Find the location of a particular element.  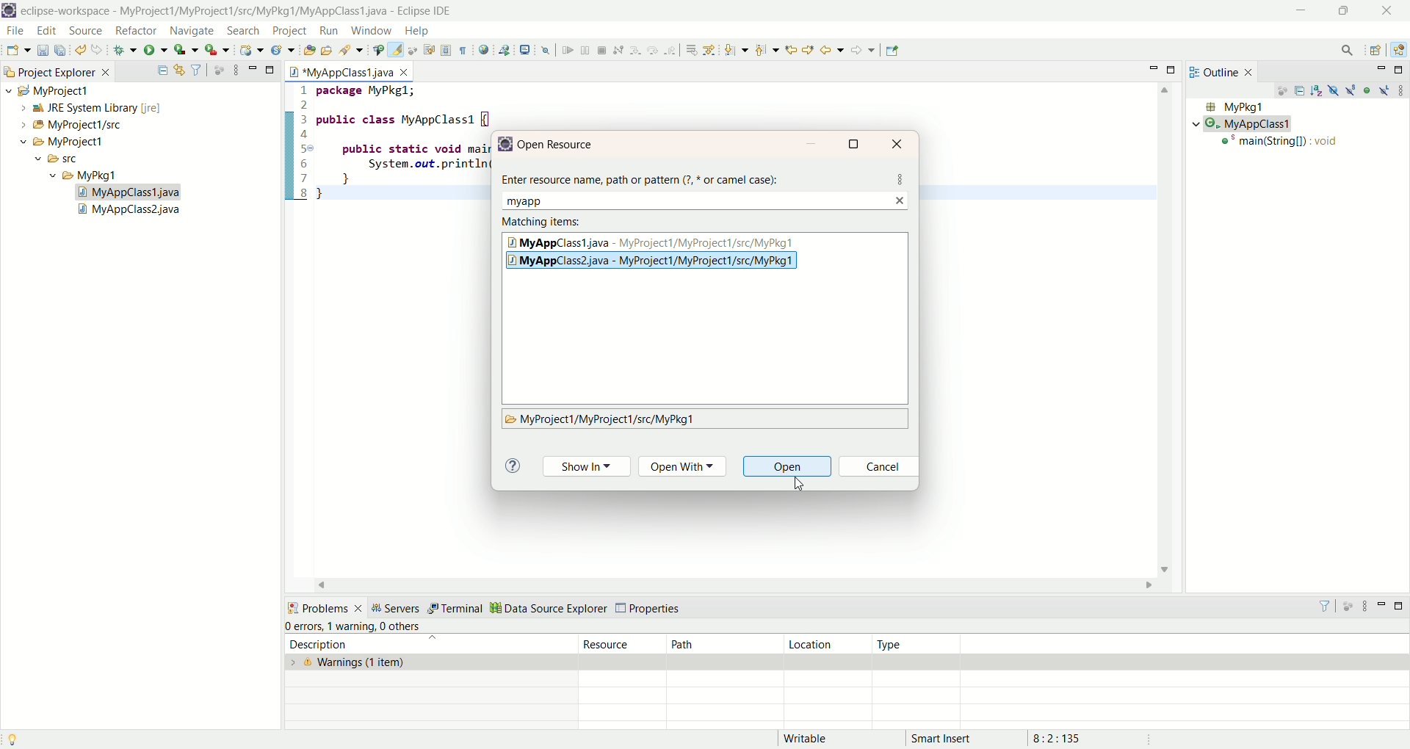

filter is located at coordinates (198, 70).